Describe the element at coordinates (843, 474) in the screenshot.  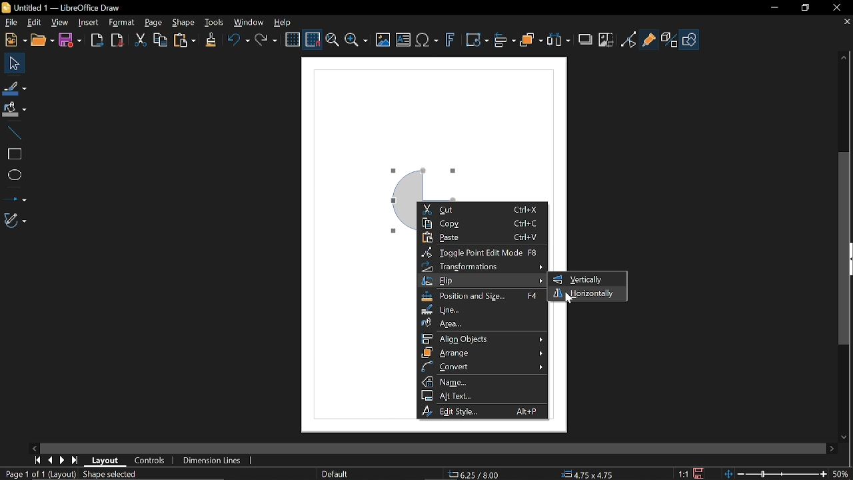
I see `Current zoom` at that location.